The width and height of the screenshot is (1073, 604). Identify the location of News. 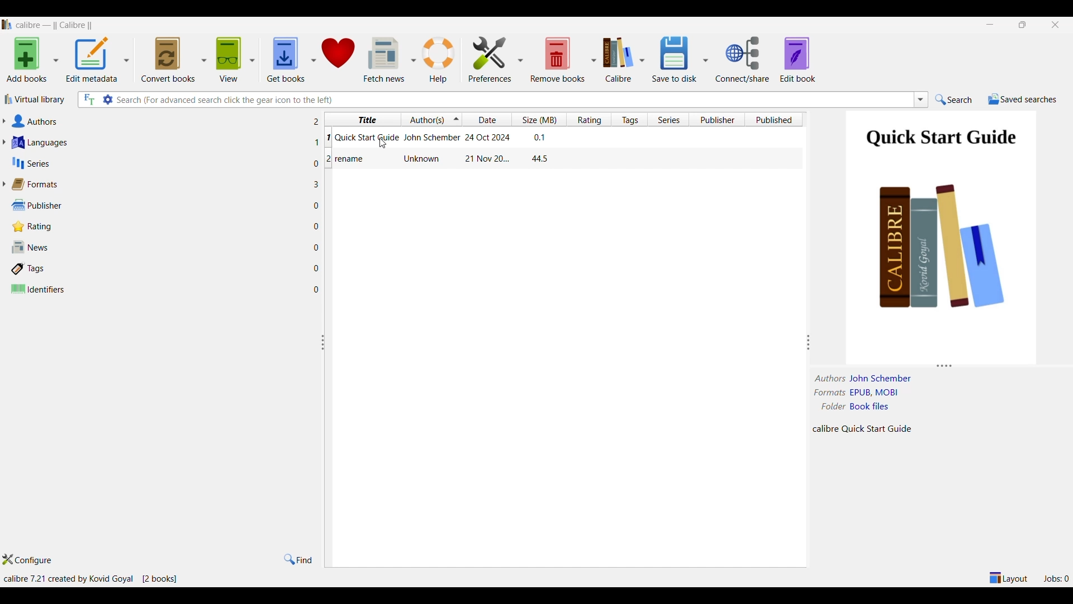
(157, 247).